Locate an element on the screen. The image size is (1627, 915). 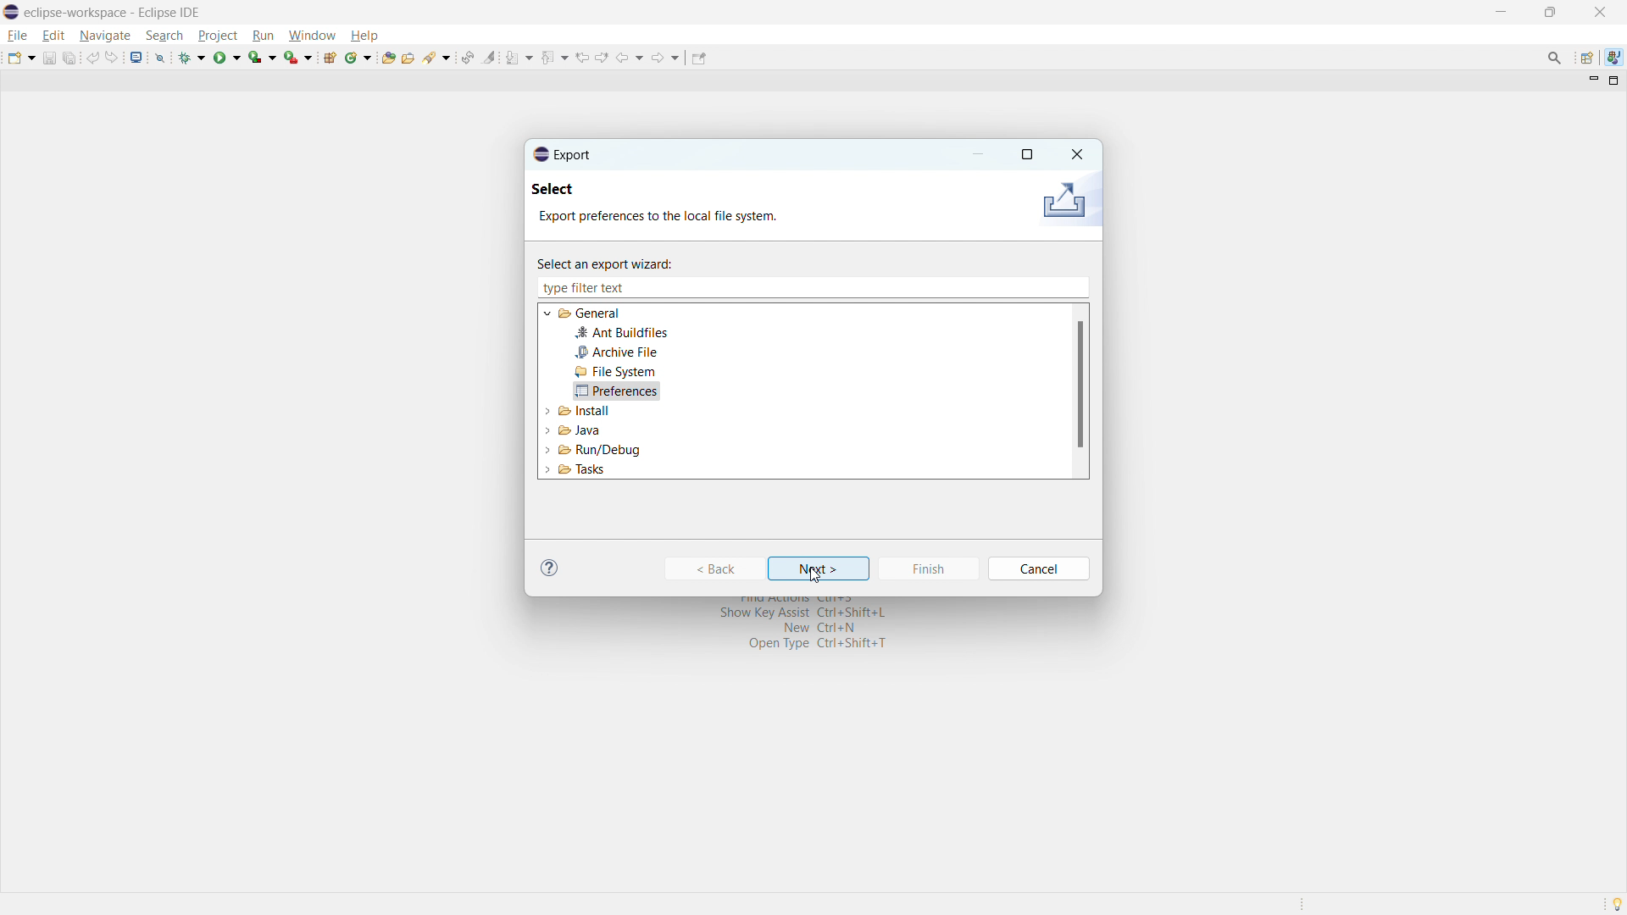
logo is located at coordinates (1063, 202).